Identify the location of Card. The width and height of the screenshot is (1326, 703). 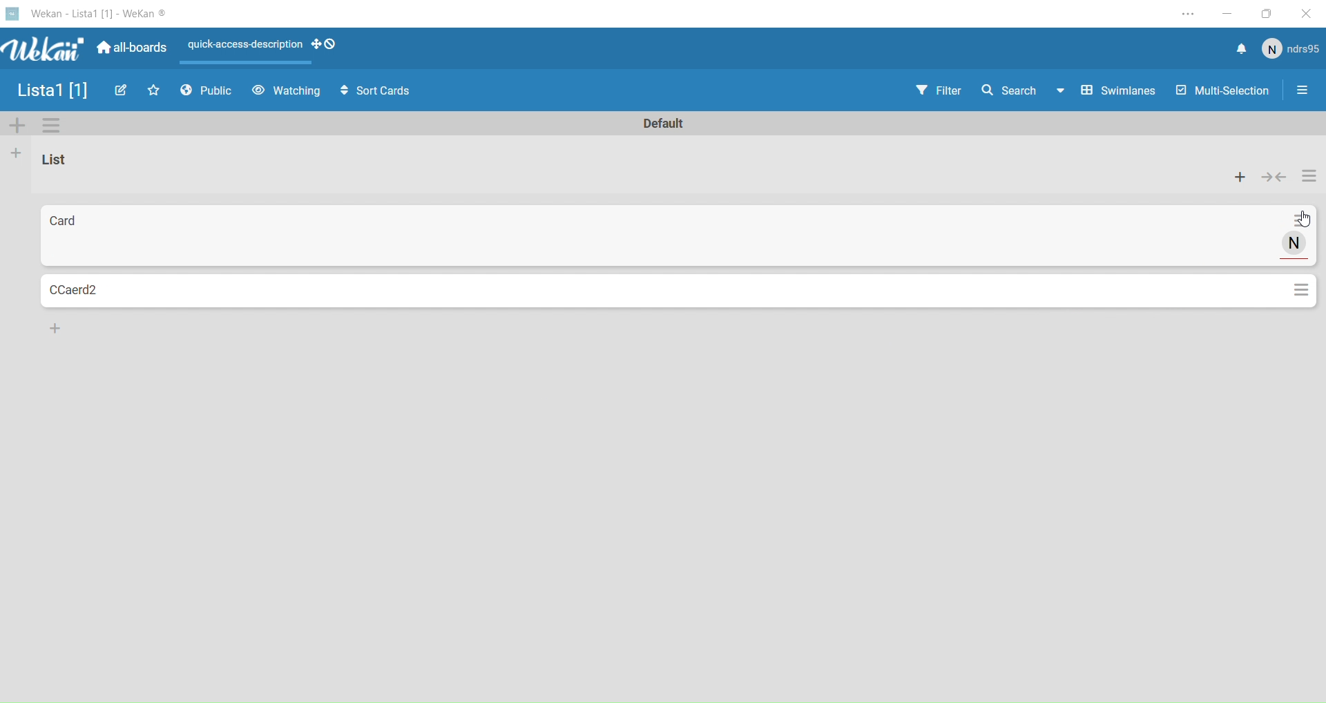
(552, 236).